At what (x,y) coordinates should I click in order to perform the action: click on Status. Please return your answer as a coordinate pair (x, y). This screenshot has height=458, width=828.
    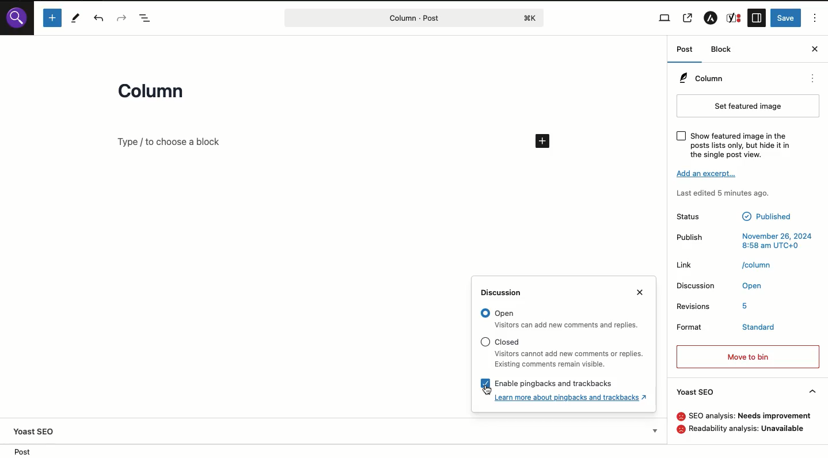
    Looking at the image, I should click on (692, 216).